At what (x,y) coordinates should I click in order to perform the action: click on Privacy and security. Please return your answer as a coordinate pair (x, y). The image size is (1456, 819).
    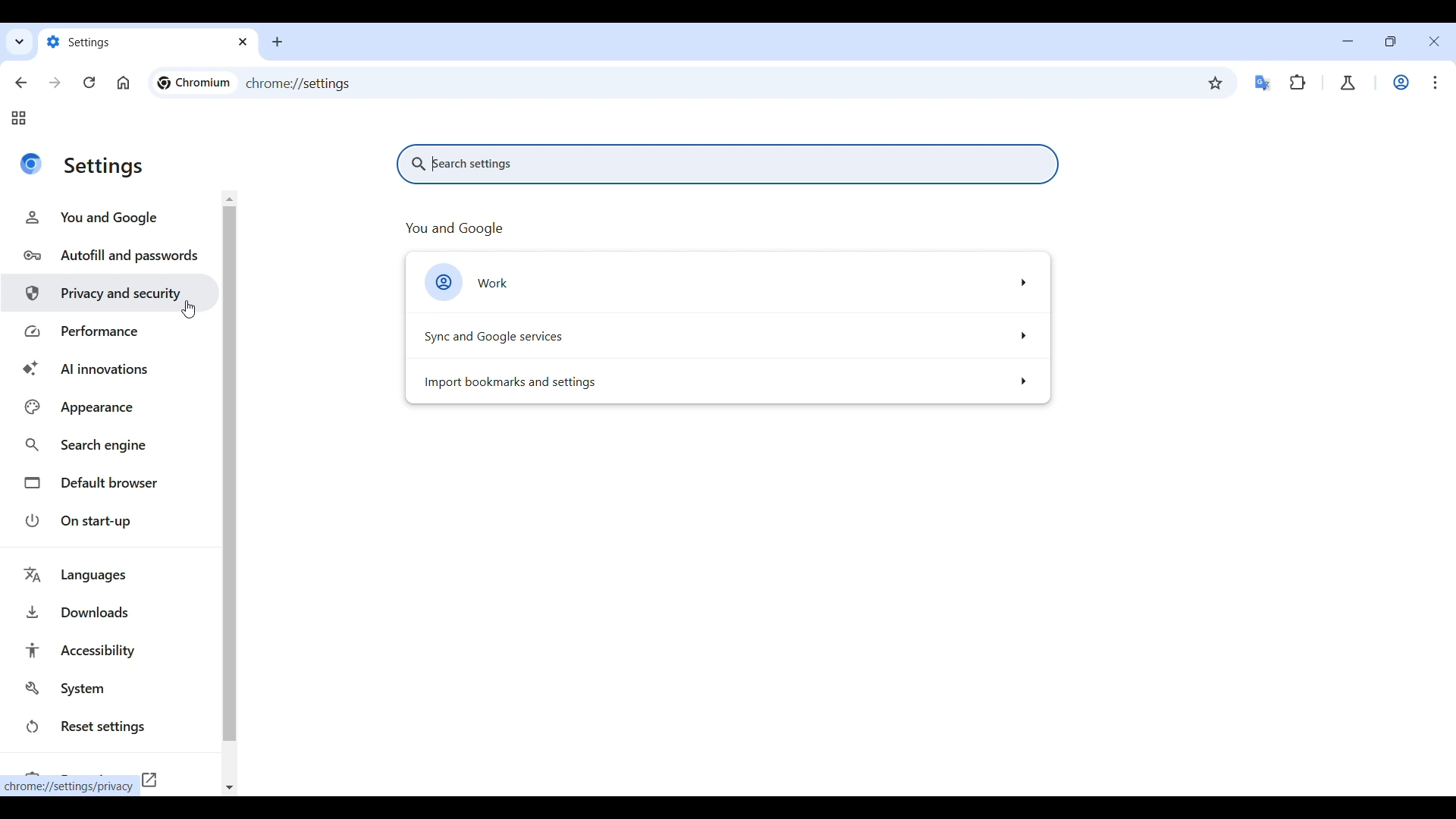
    Looking at the image, I should click on (110, 290).